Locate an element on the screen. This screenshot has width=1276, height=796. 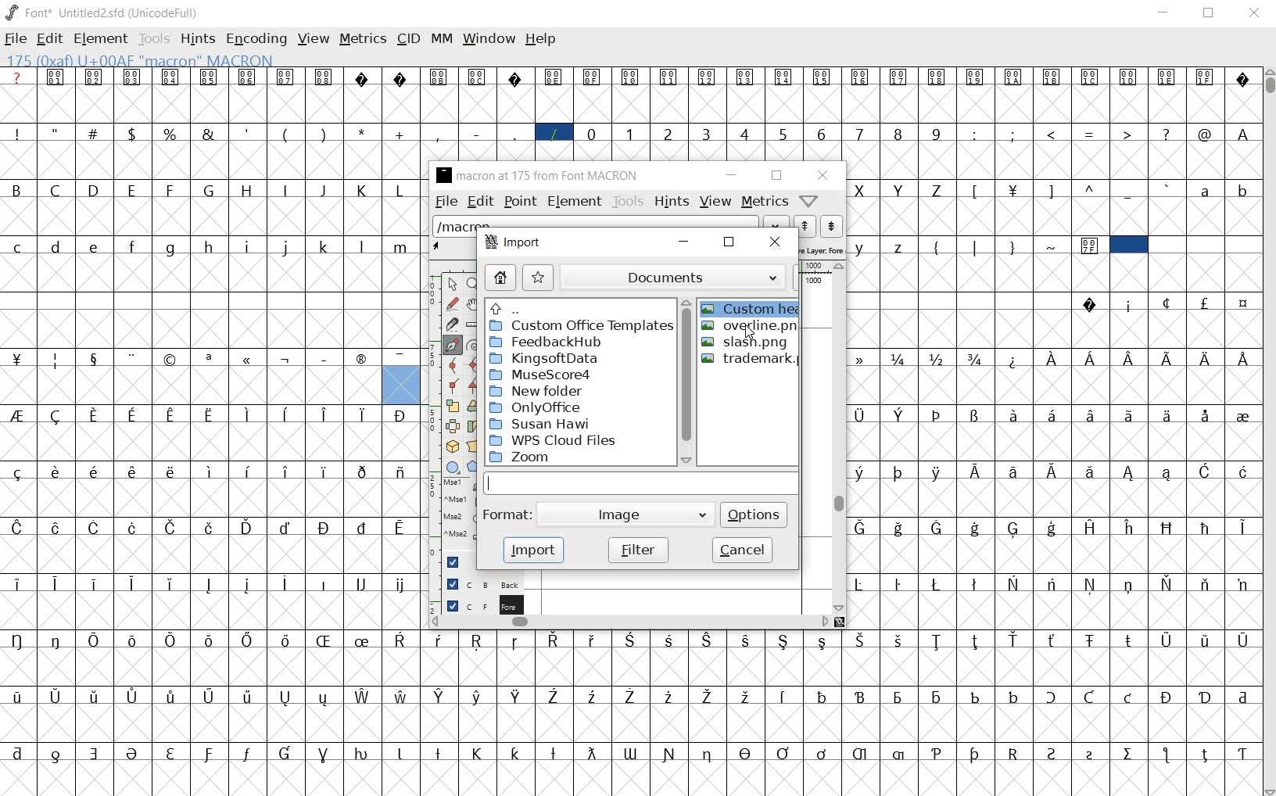
* is located at coordinates (363, 132).